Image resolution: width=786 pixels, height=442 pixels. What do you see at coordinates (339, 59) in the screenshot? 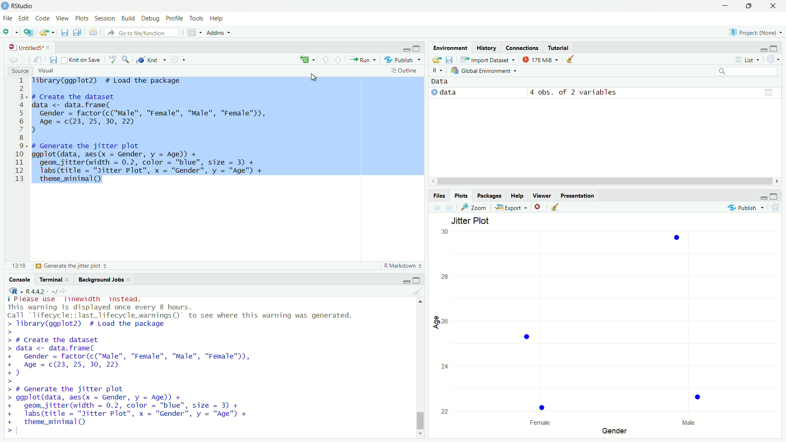
I see `go to next section/chunk` at bounding box center [339, 59].